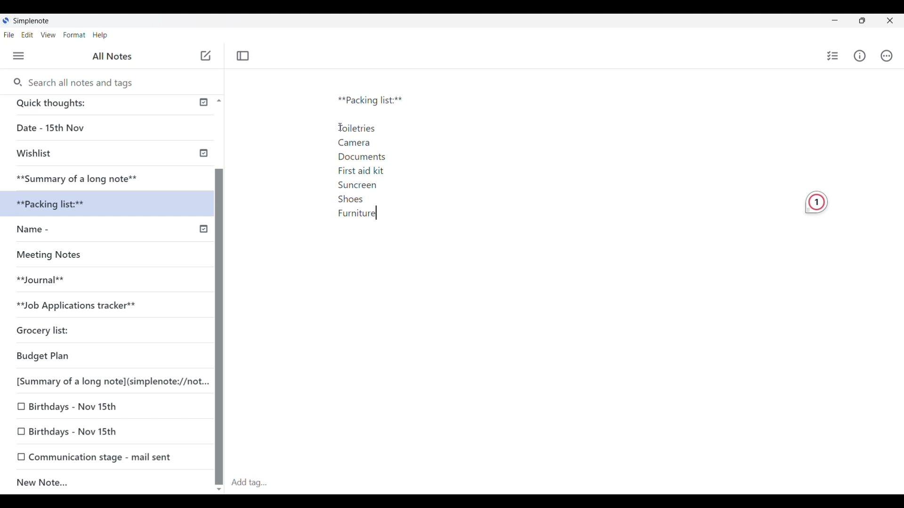 Image resolution: width=904 pixels, height=508 pixels. I want to click on O Birthdays - Nov 15th, so click(72, 405).